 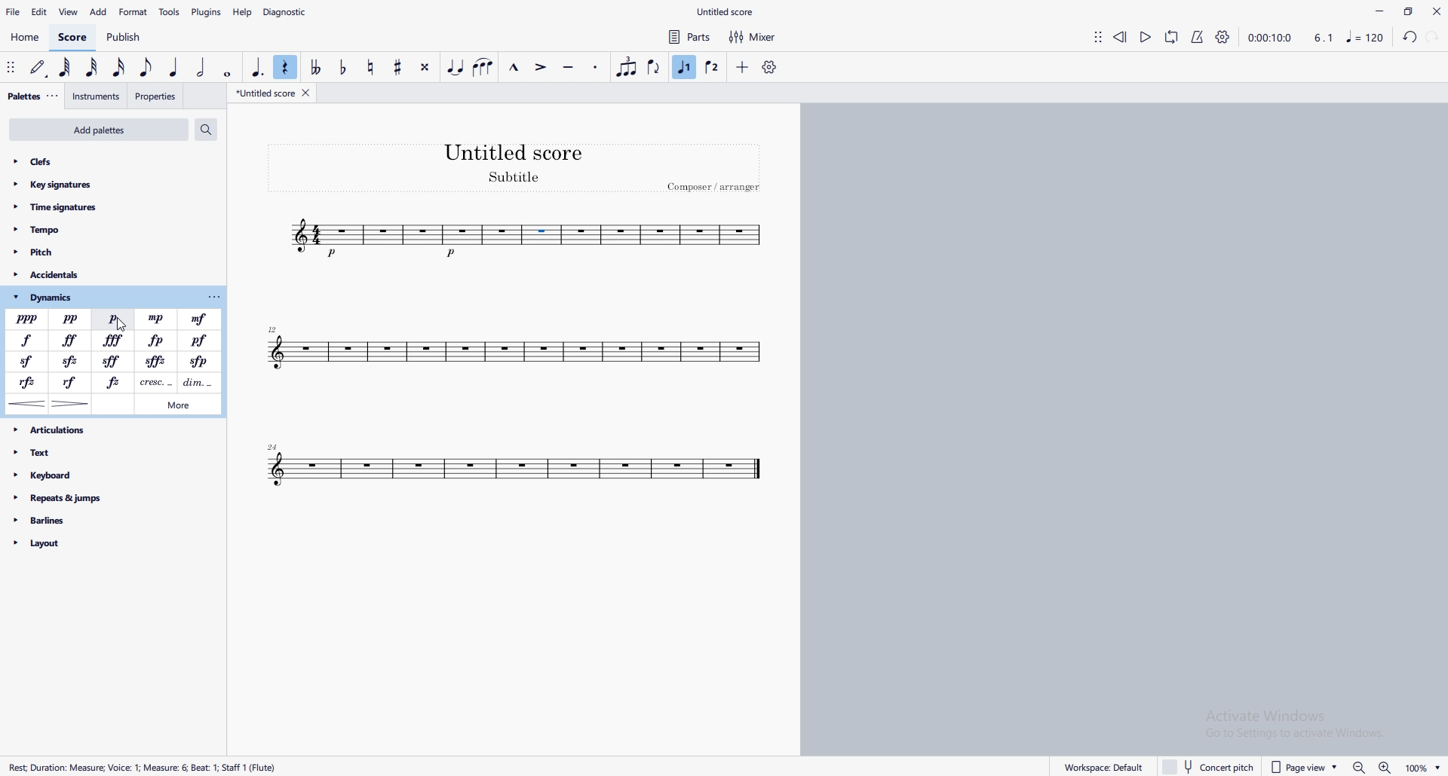 What do you see at coordinates (482, 67) in the screenshot?
I see `slur` at bounding box center [482, 67].